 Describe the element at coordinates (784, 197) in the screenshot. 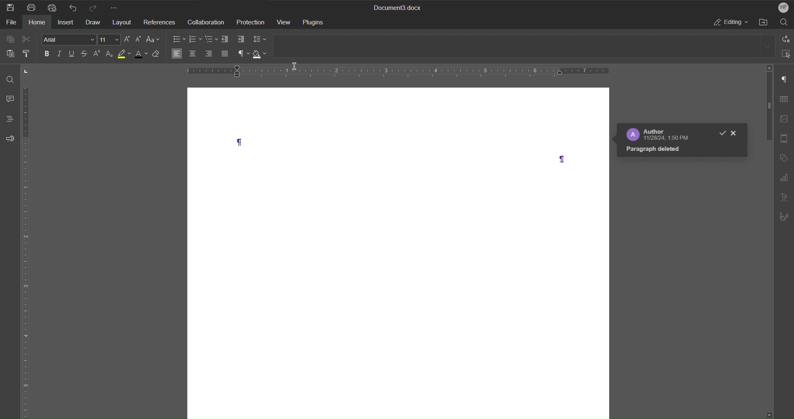

I see `Text Art` at that location.